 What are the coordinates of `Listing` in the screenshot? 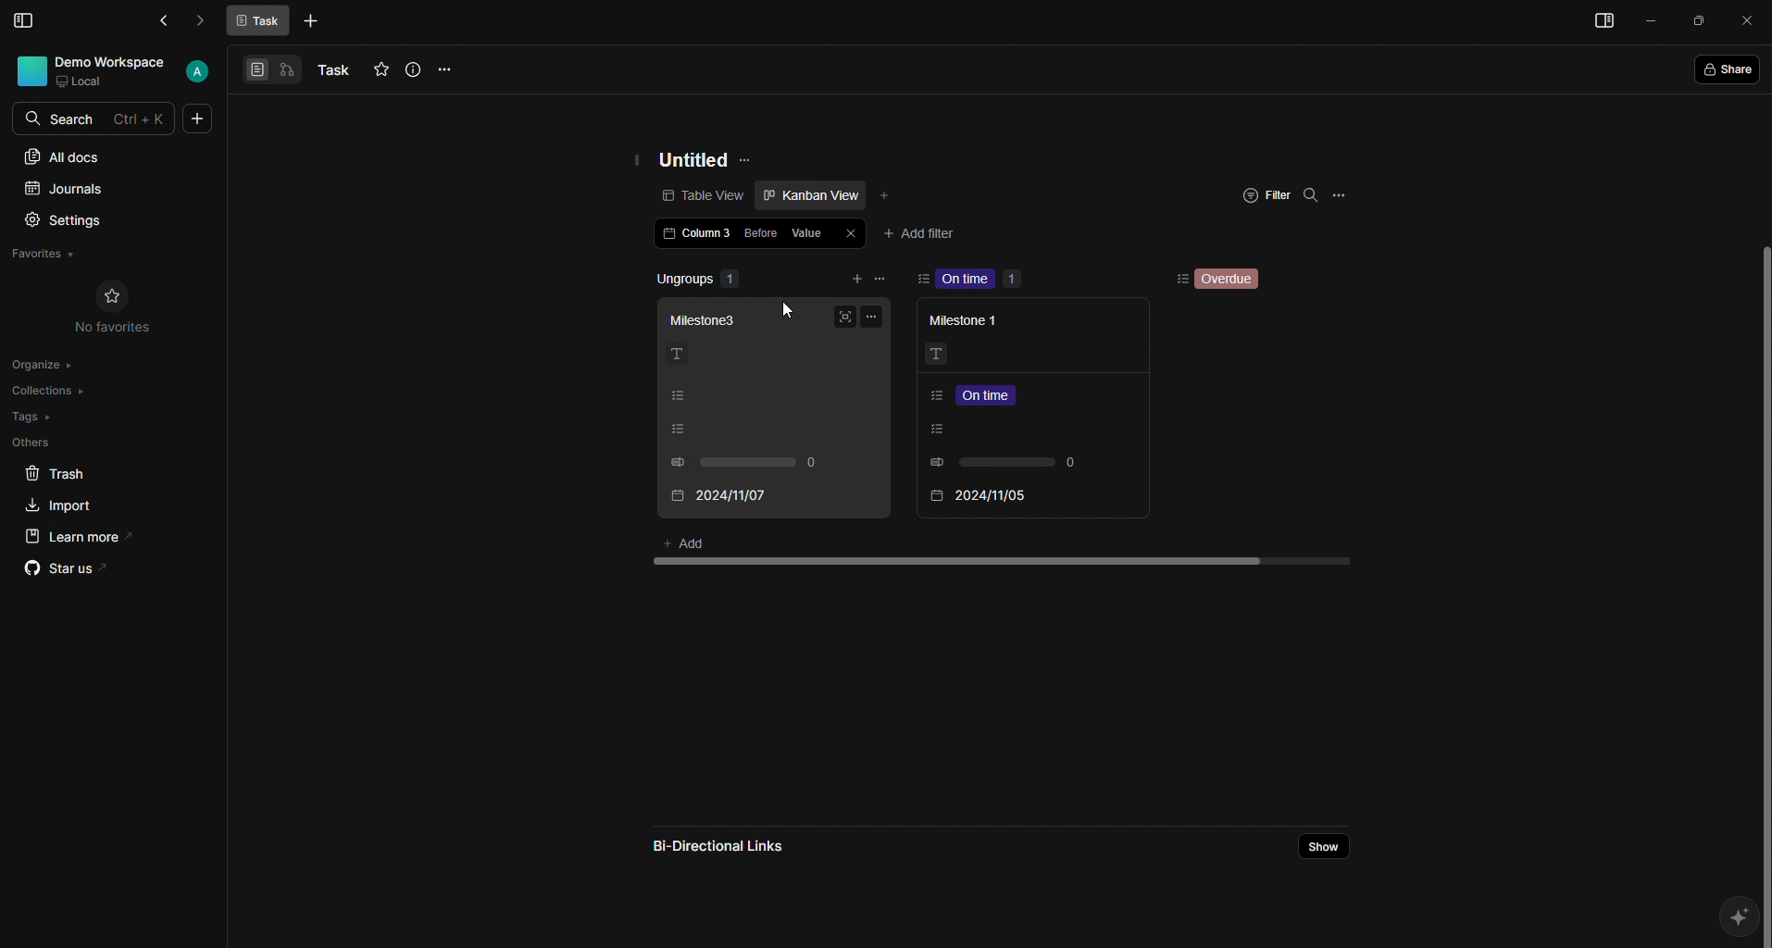 It's located at (984, 394).